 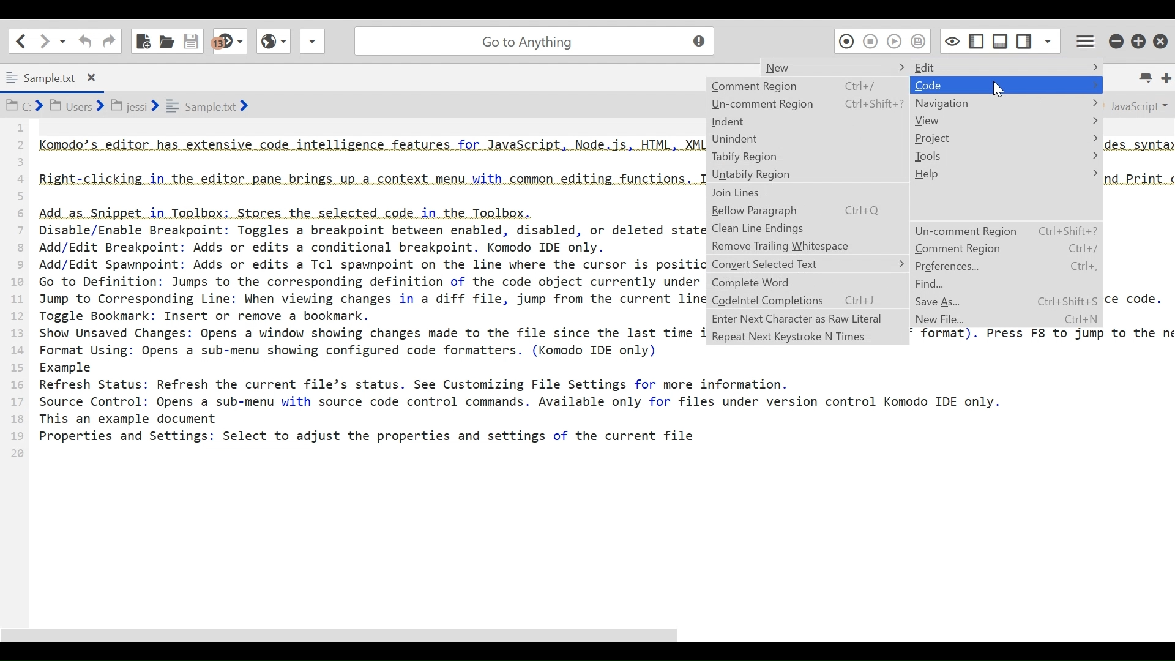 What do you see at coordinates (894, 40) in the screenshot?
I see `Play Last Macro` at bounding box center [894, 40].